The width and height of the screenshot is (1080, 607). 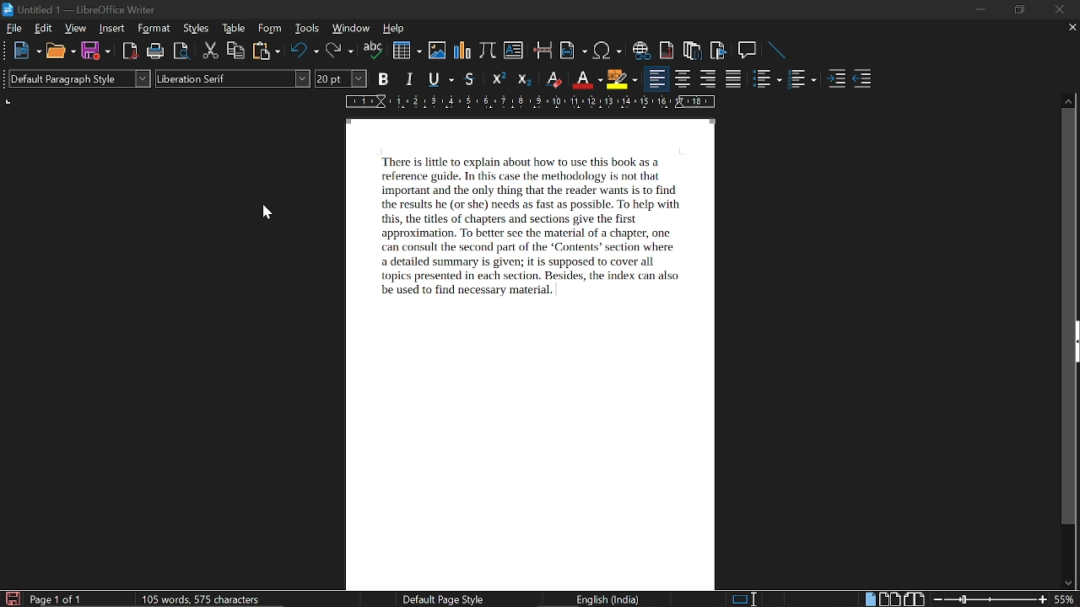 I want to click on insert chart, so click(x=406, y=50).